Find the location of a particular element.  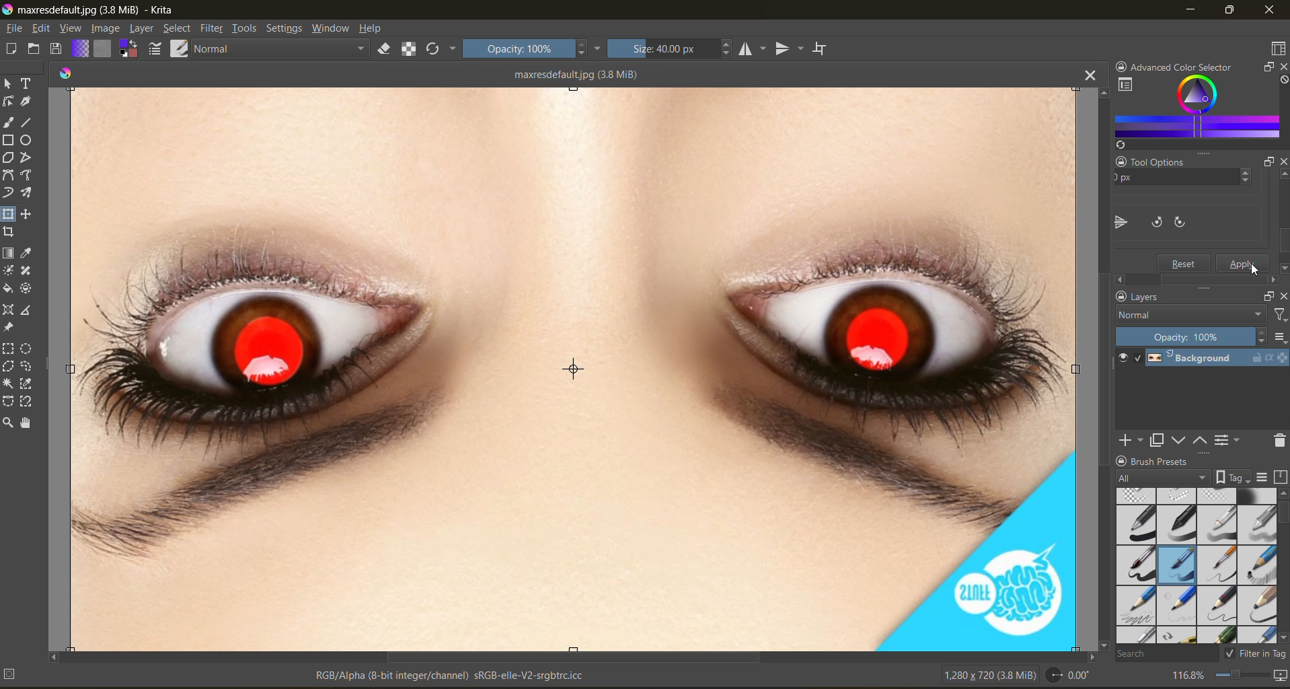

options is located at coordinates (1279, 337).